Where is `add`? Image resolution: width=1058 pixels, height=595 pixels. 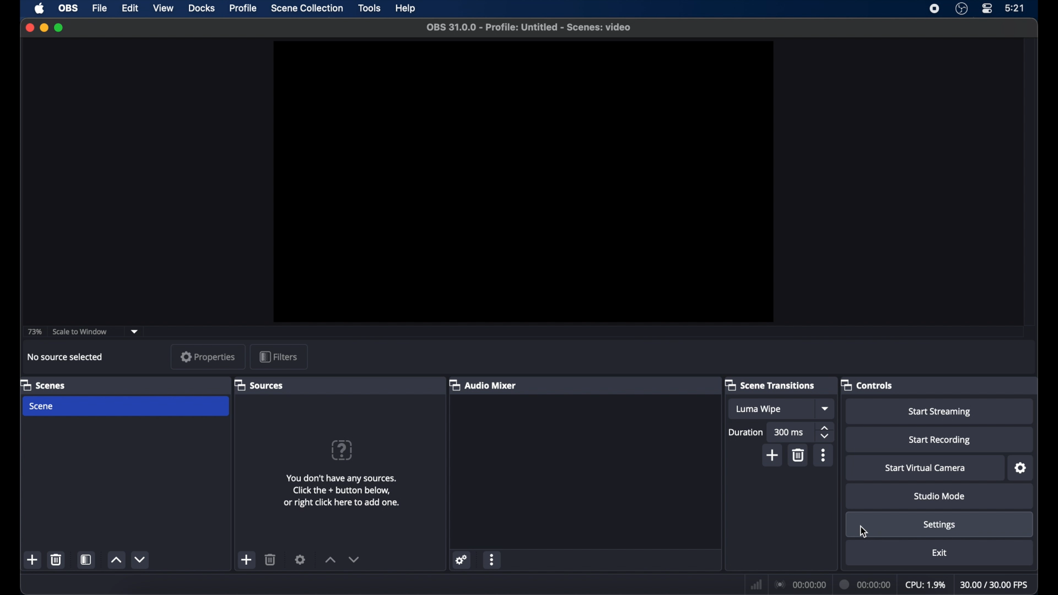
add is located at coordinates (33, 559).